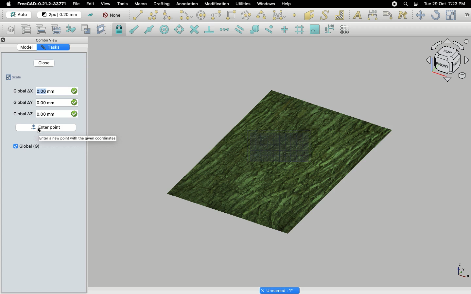  I want to click on None, so click(112, 16).